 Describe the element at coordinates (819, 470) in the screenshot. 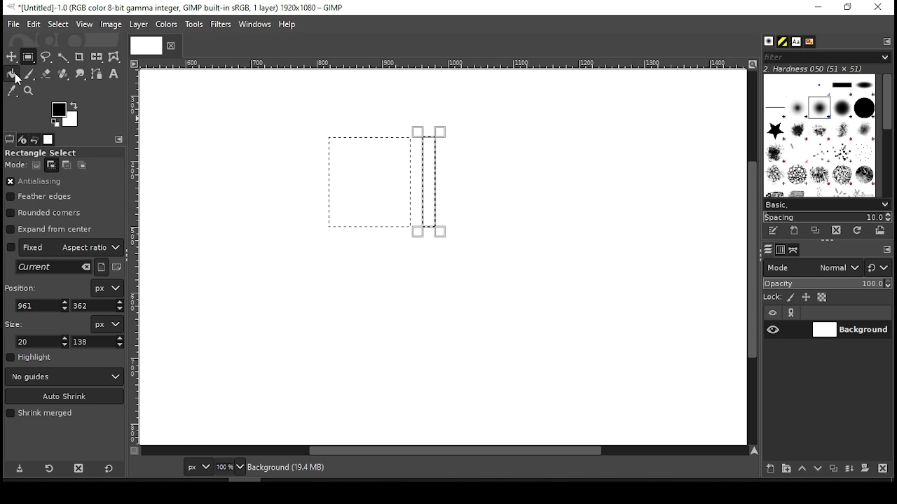

I see `move layer one step down` at that location.